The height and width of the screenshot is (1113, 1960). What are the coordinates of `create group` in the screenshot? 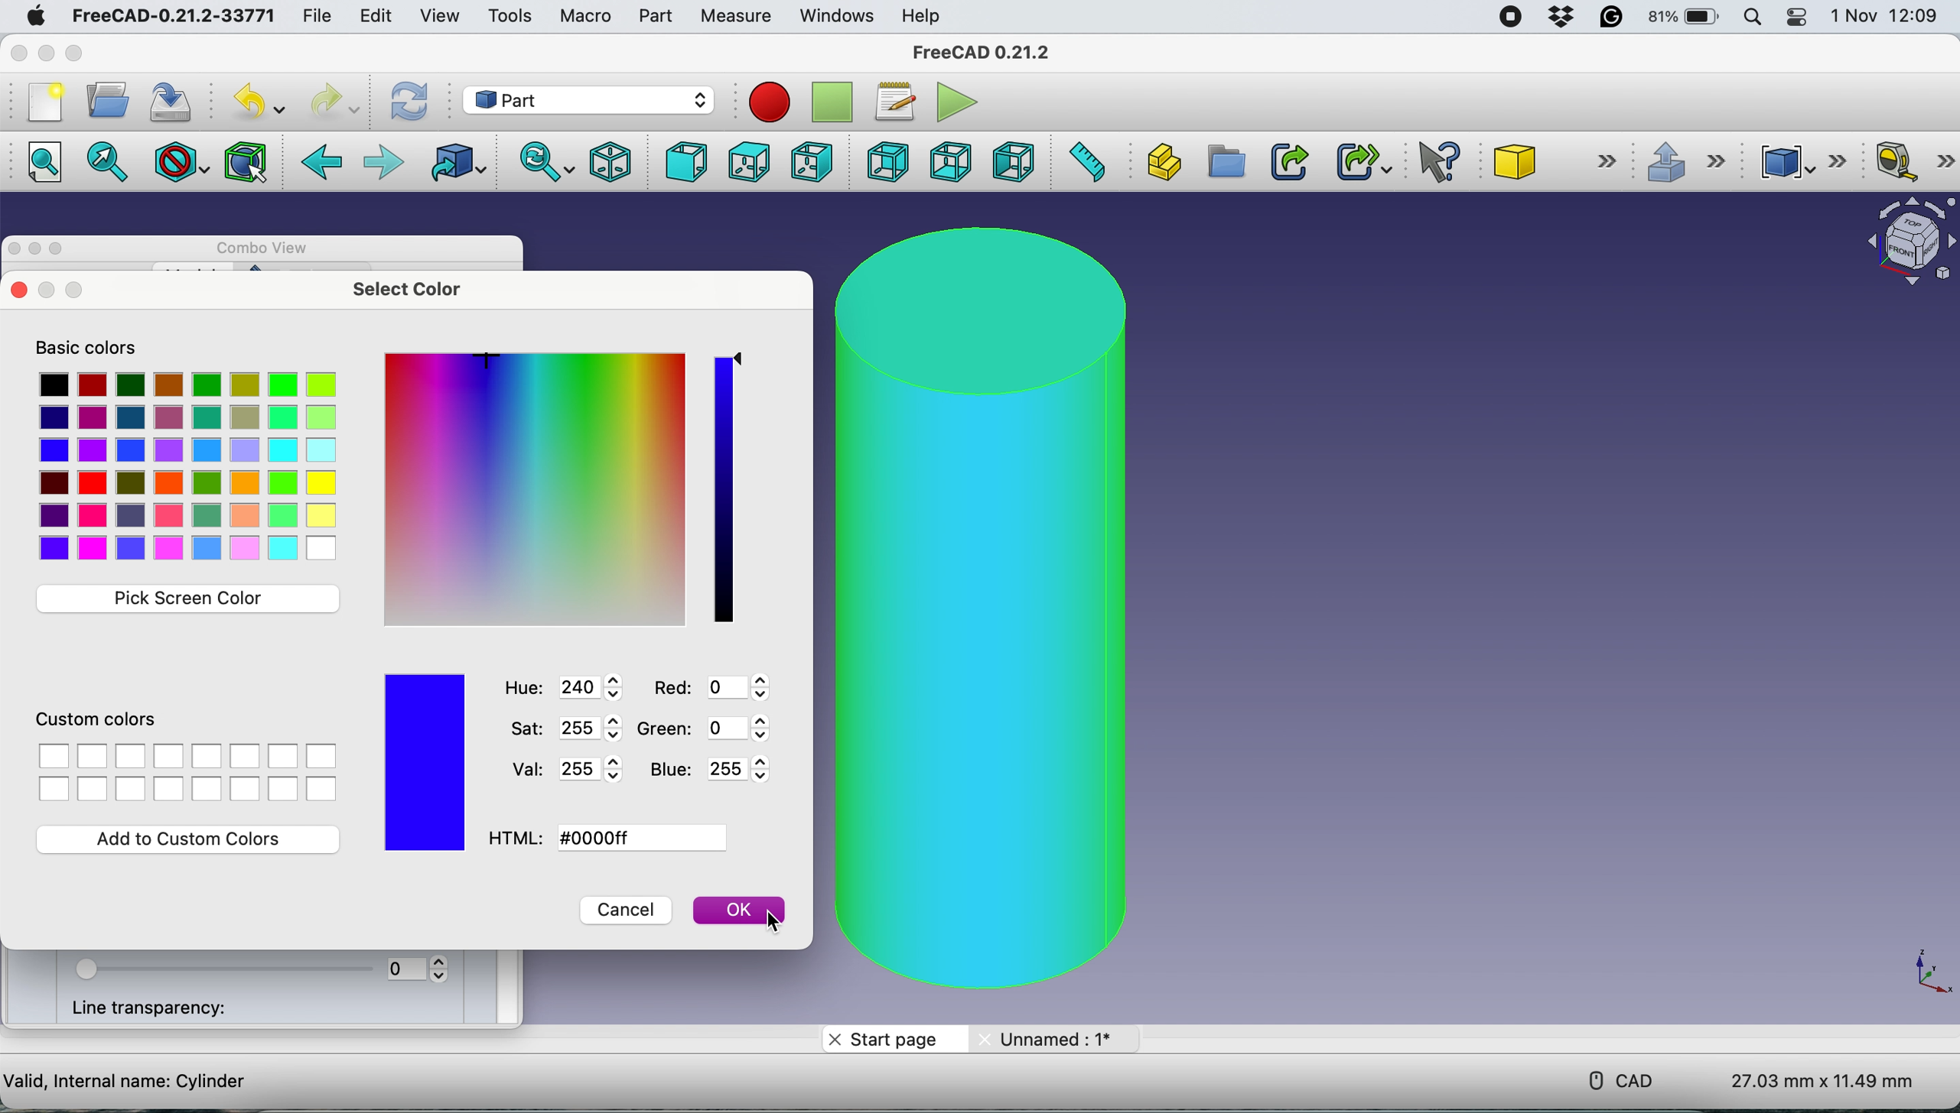 It's located at (1224, 162).